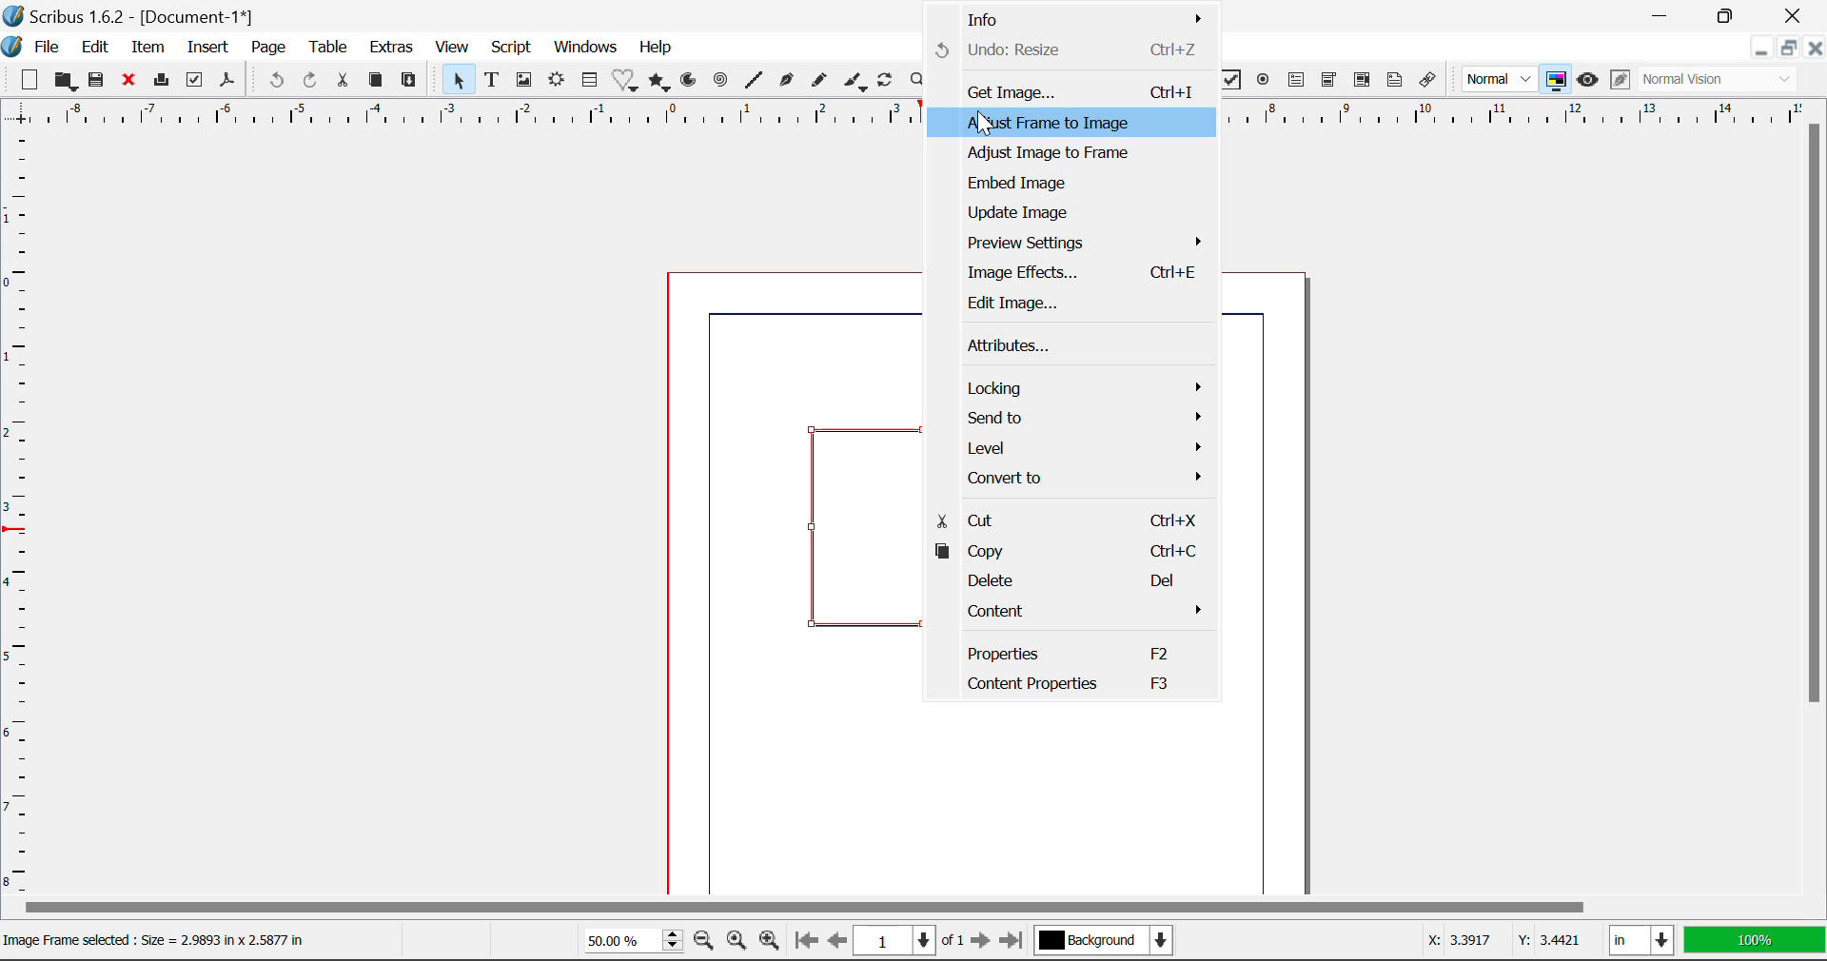 The height and width of the screenshot is (961, 1827). What do you see at coordinates (753, 82) in the screenshot?
I see `Line` at bounding box center [753, 82].